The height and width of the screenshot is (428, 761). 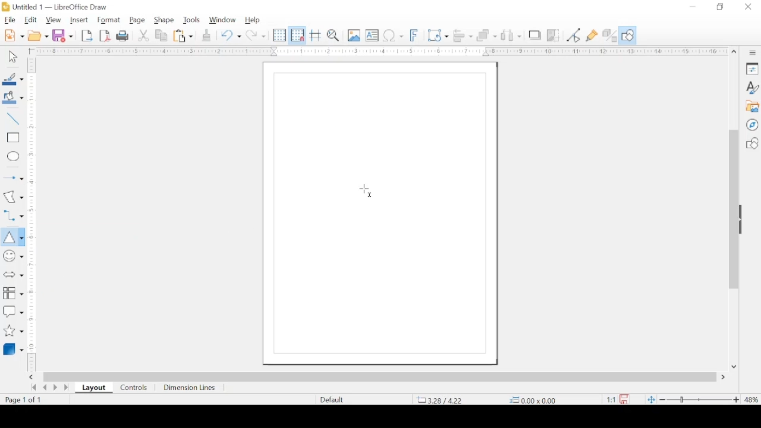 I want to click on controls, so click(x=133, y=388).